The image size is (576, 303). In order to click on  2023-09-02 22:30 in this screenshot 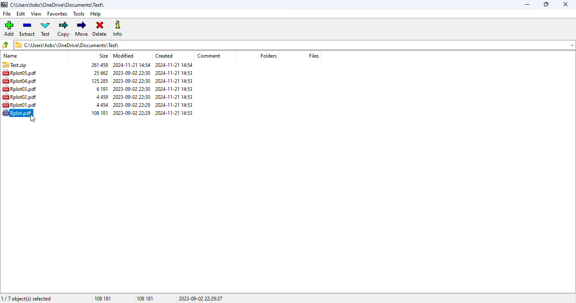, I will do `click(131, 73)`.